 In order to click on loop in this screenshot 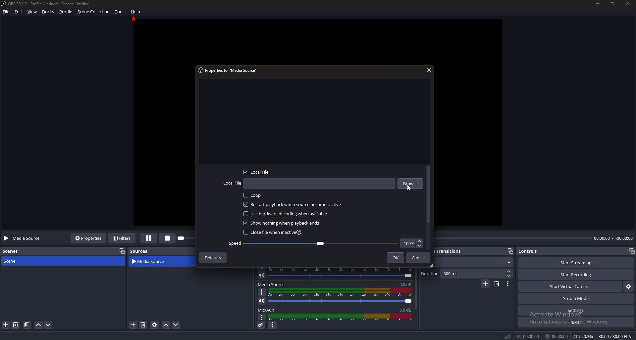, I will do `click(255, 195)`.